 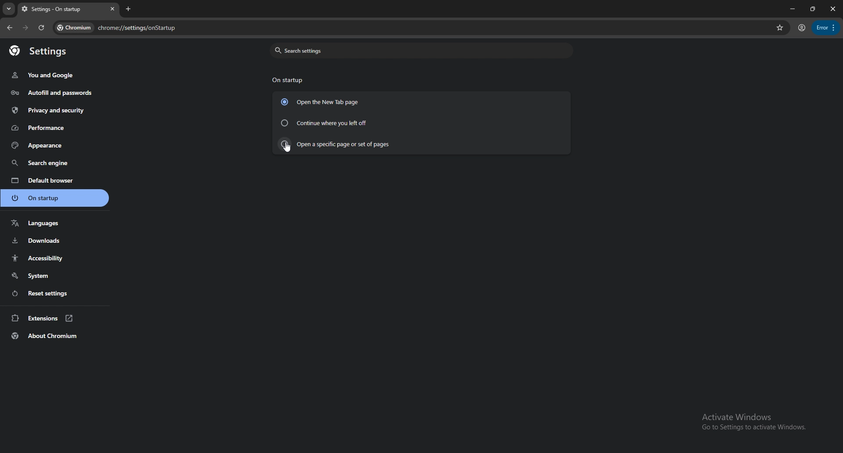 What do you see at coordinates (111, 9) in the screenshot?
I see `close tab` at bounding box center [111, 9].